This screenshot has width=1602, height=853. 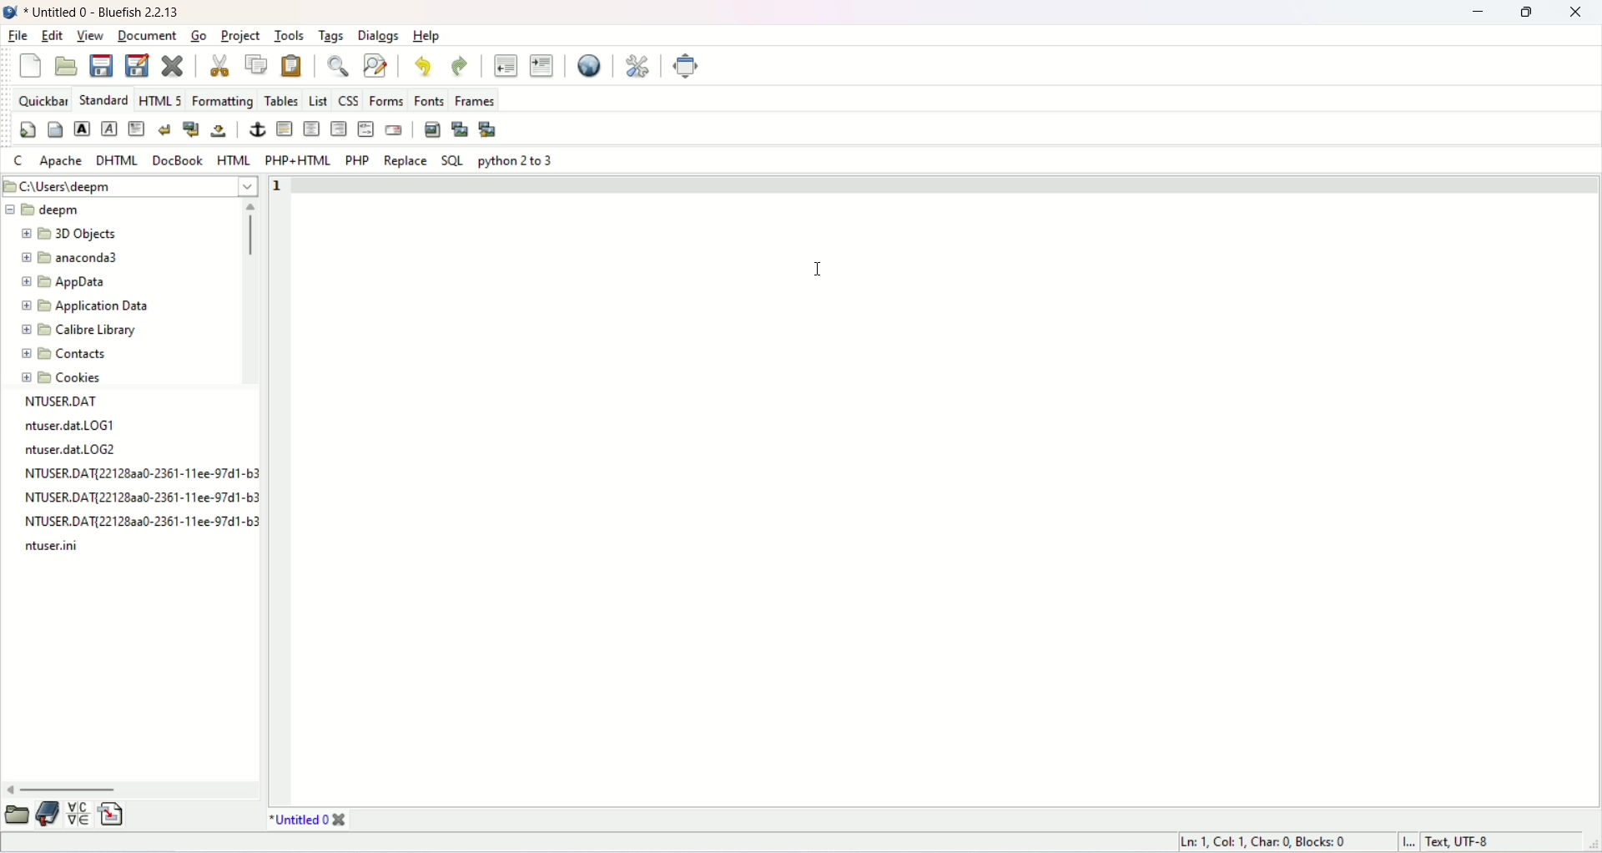 I want to click on paragraph, so click(x=136, y=130).